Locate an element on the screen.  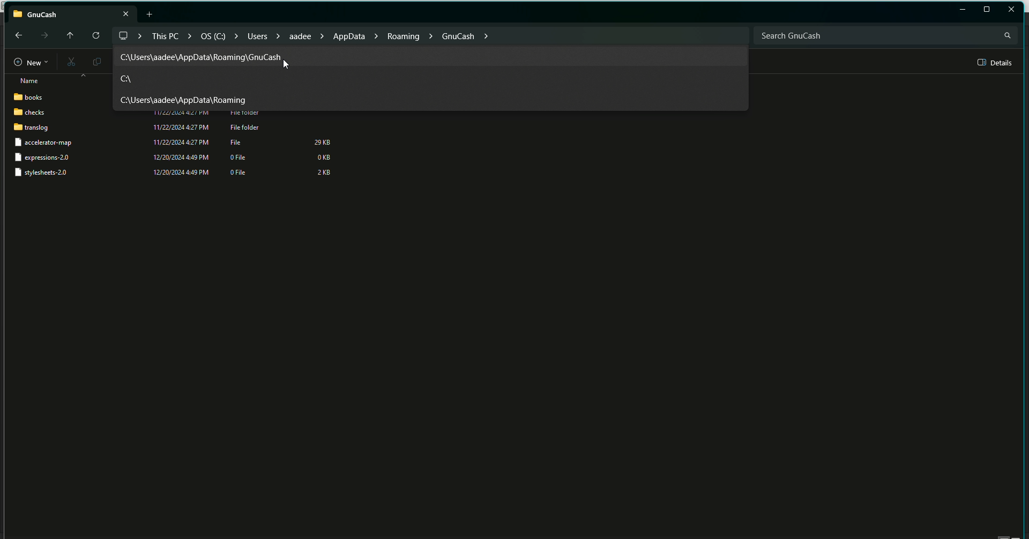
Restore is located at coordinates (963, 10).